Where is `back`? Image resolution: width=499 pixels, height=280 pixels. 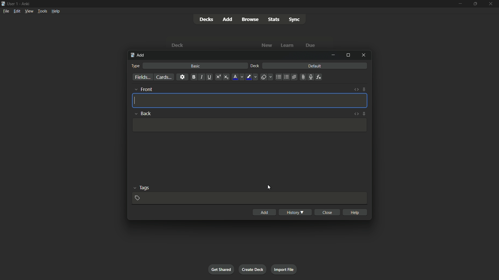 back is located at coordinates (142, 113).